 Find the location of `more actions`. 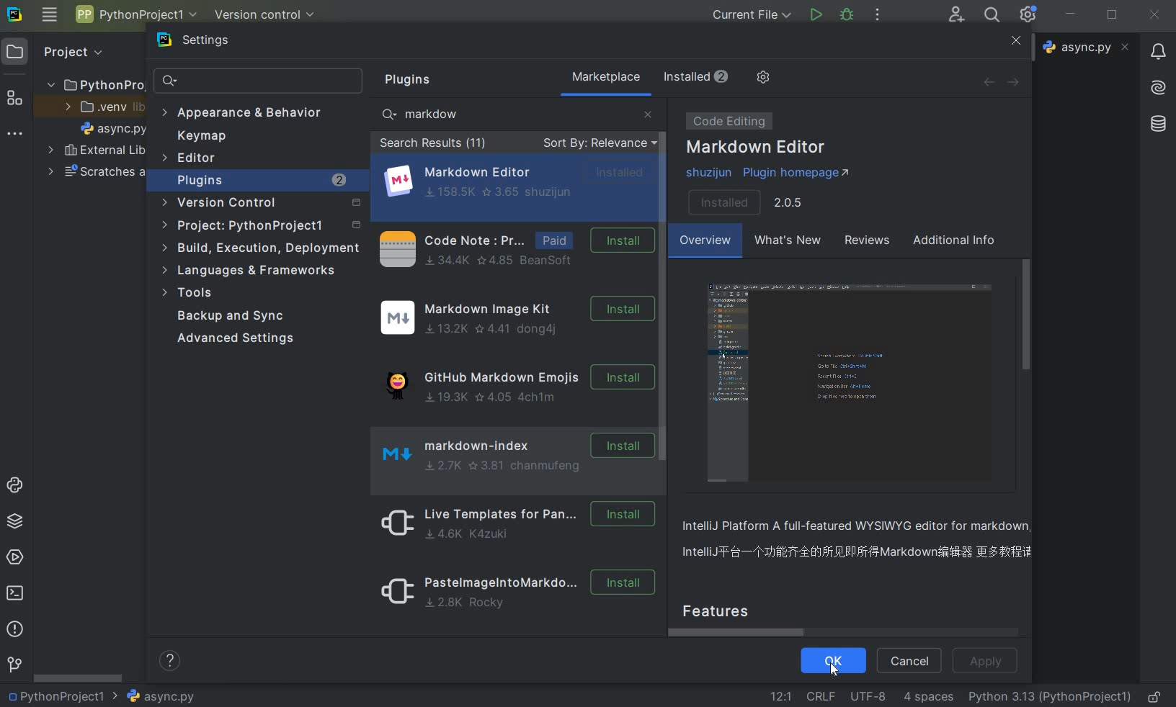

more actions is located at coordinates (876, 16).